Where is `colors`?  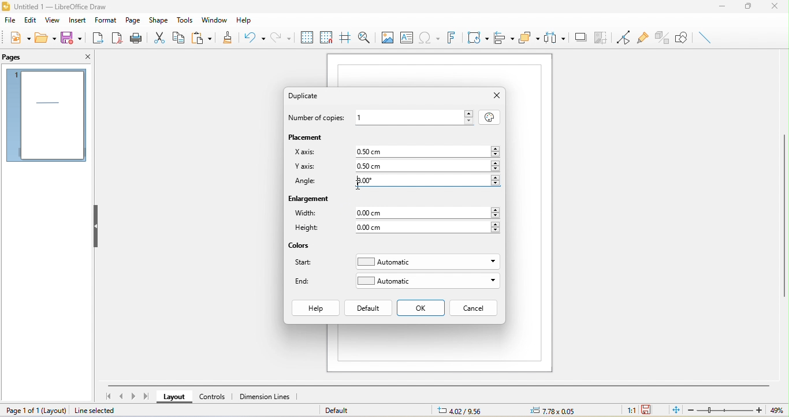 colors is located at coordinates (300, 246).